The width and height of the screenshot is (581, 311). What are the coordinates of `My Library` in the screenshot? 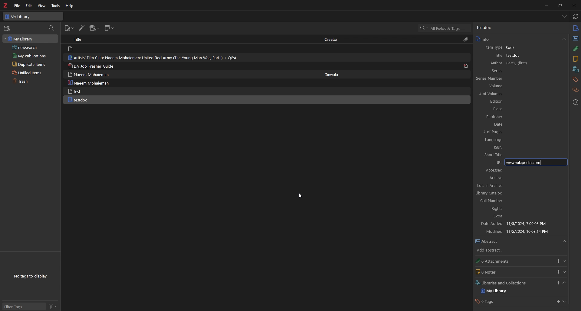 It's located at (33, 17).